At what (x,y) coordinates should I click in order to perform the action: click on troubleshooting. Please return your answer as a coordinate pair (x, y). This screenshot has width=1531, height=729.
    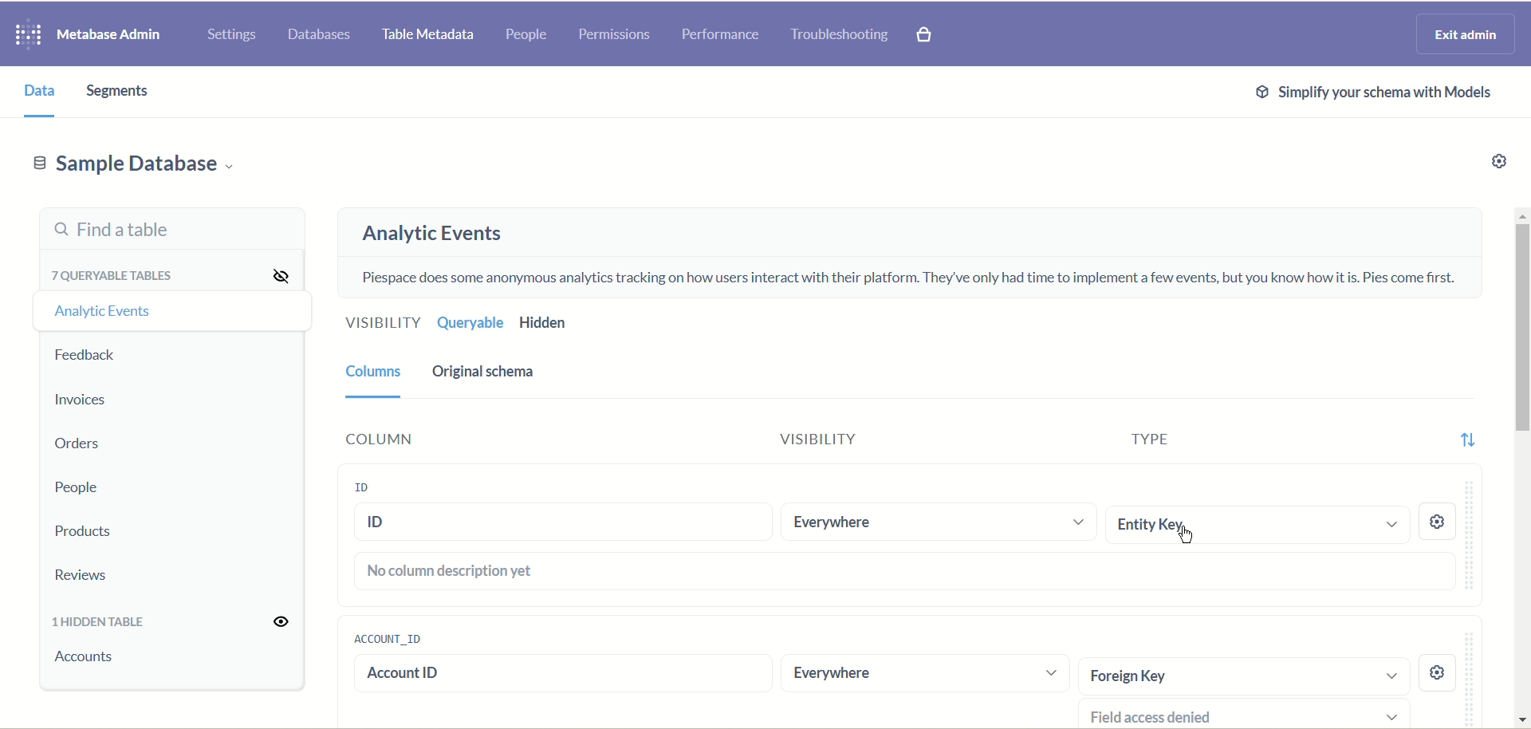
    Looking at the image, I should click on (840, 34).